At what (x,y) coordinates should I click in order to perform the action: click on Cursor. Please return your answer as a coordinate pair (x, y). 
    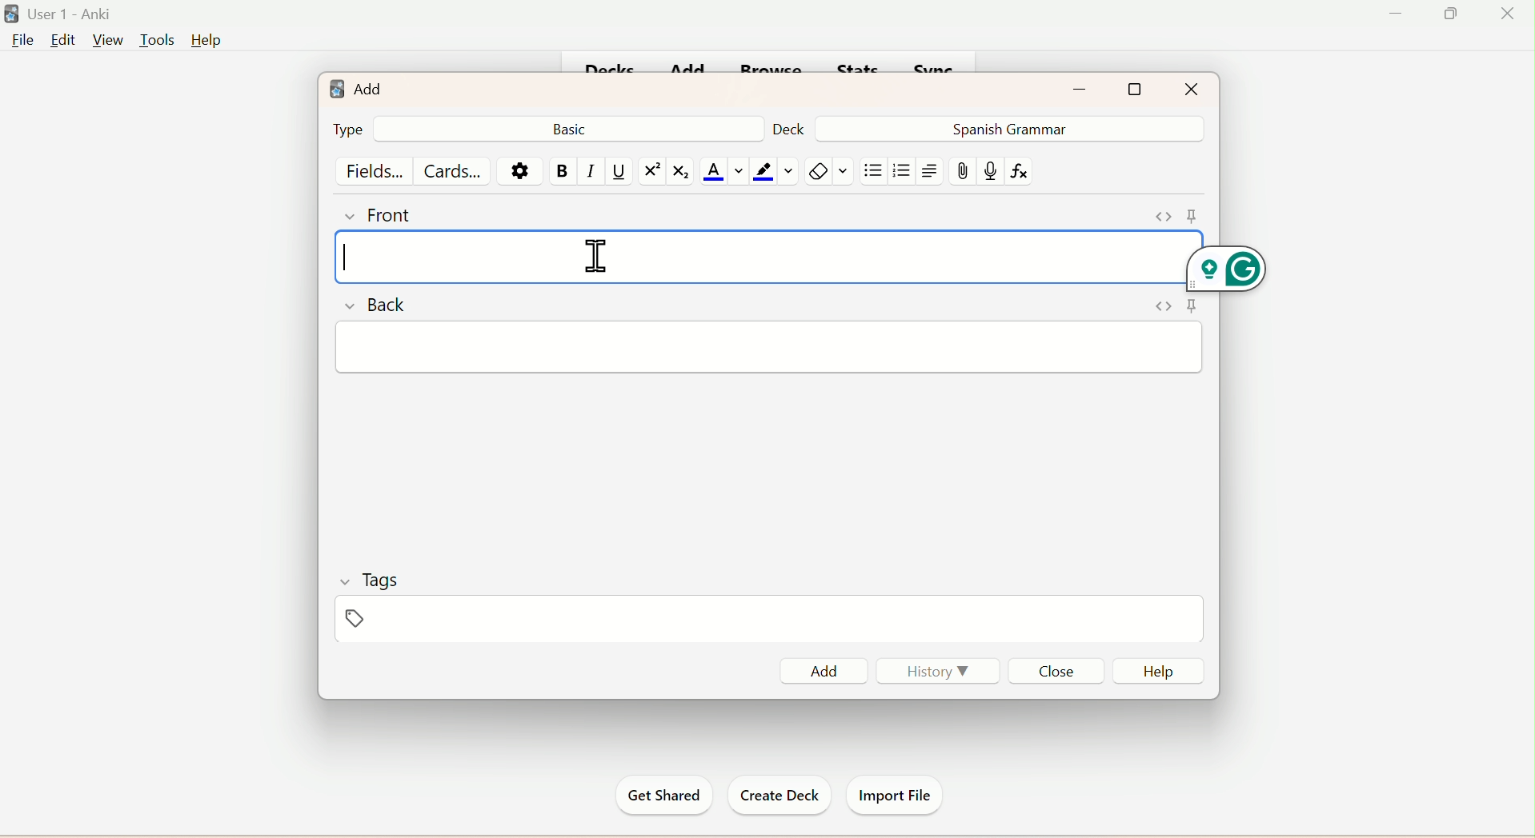
    Looking at the image, I should click on (601, 253).